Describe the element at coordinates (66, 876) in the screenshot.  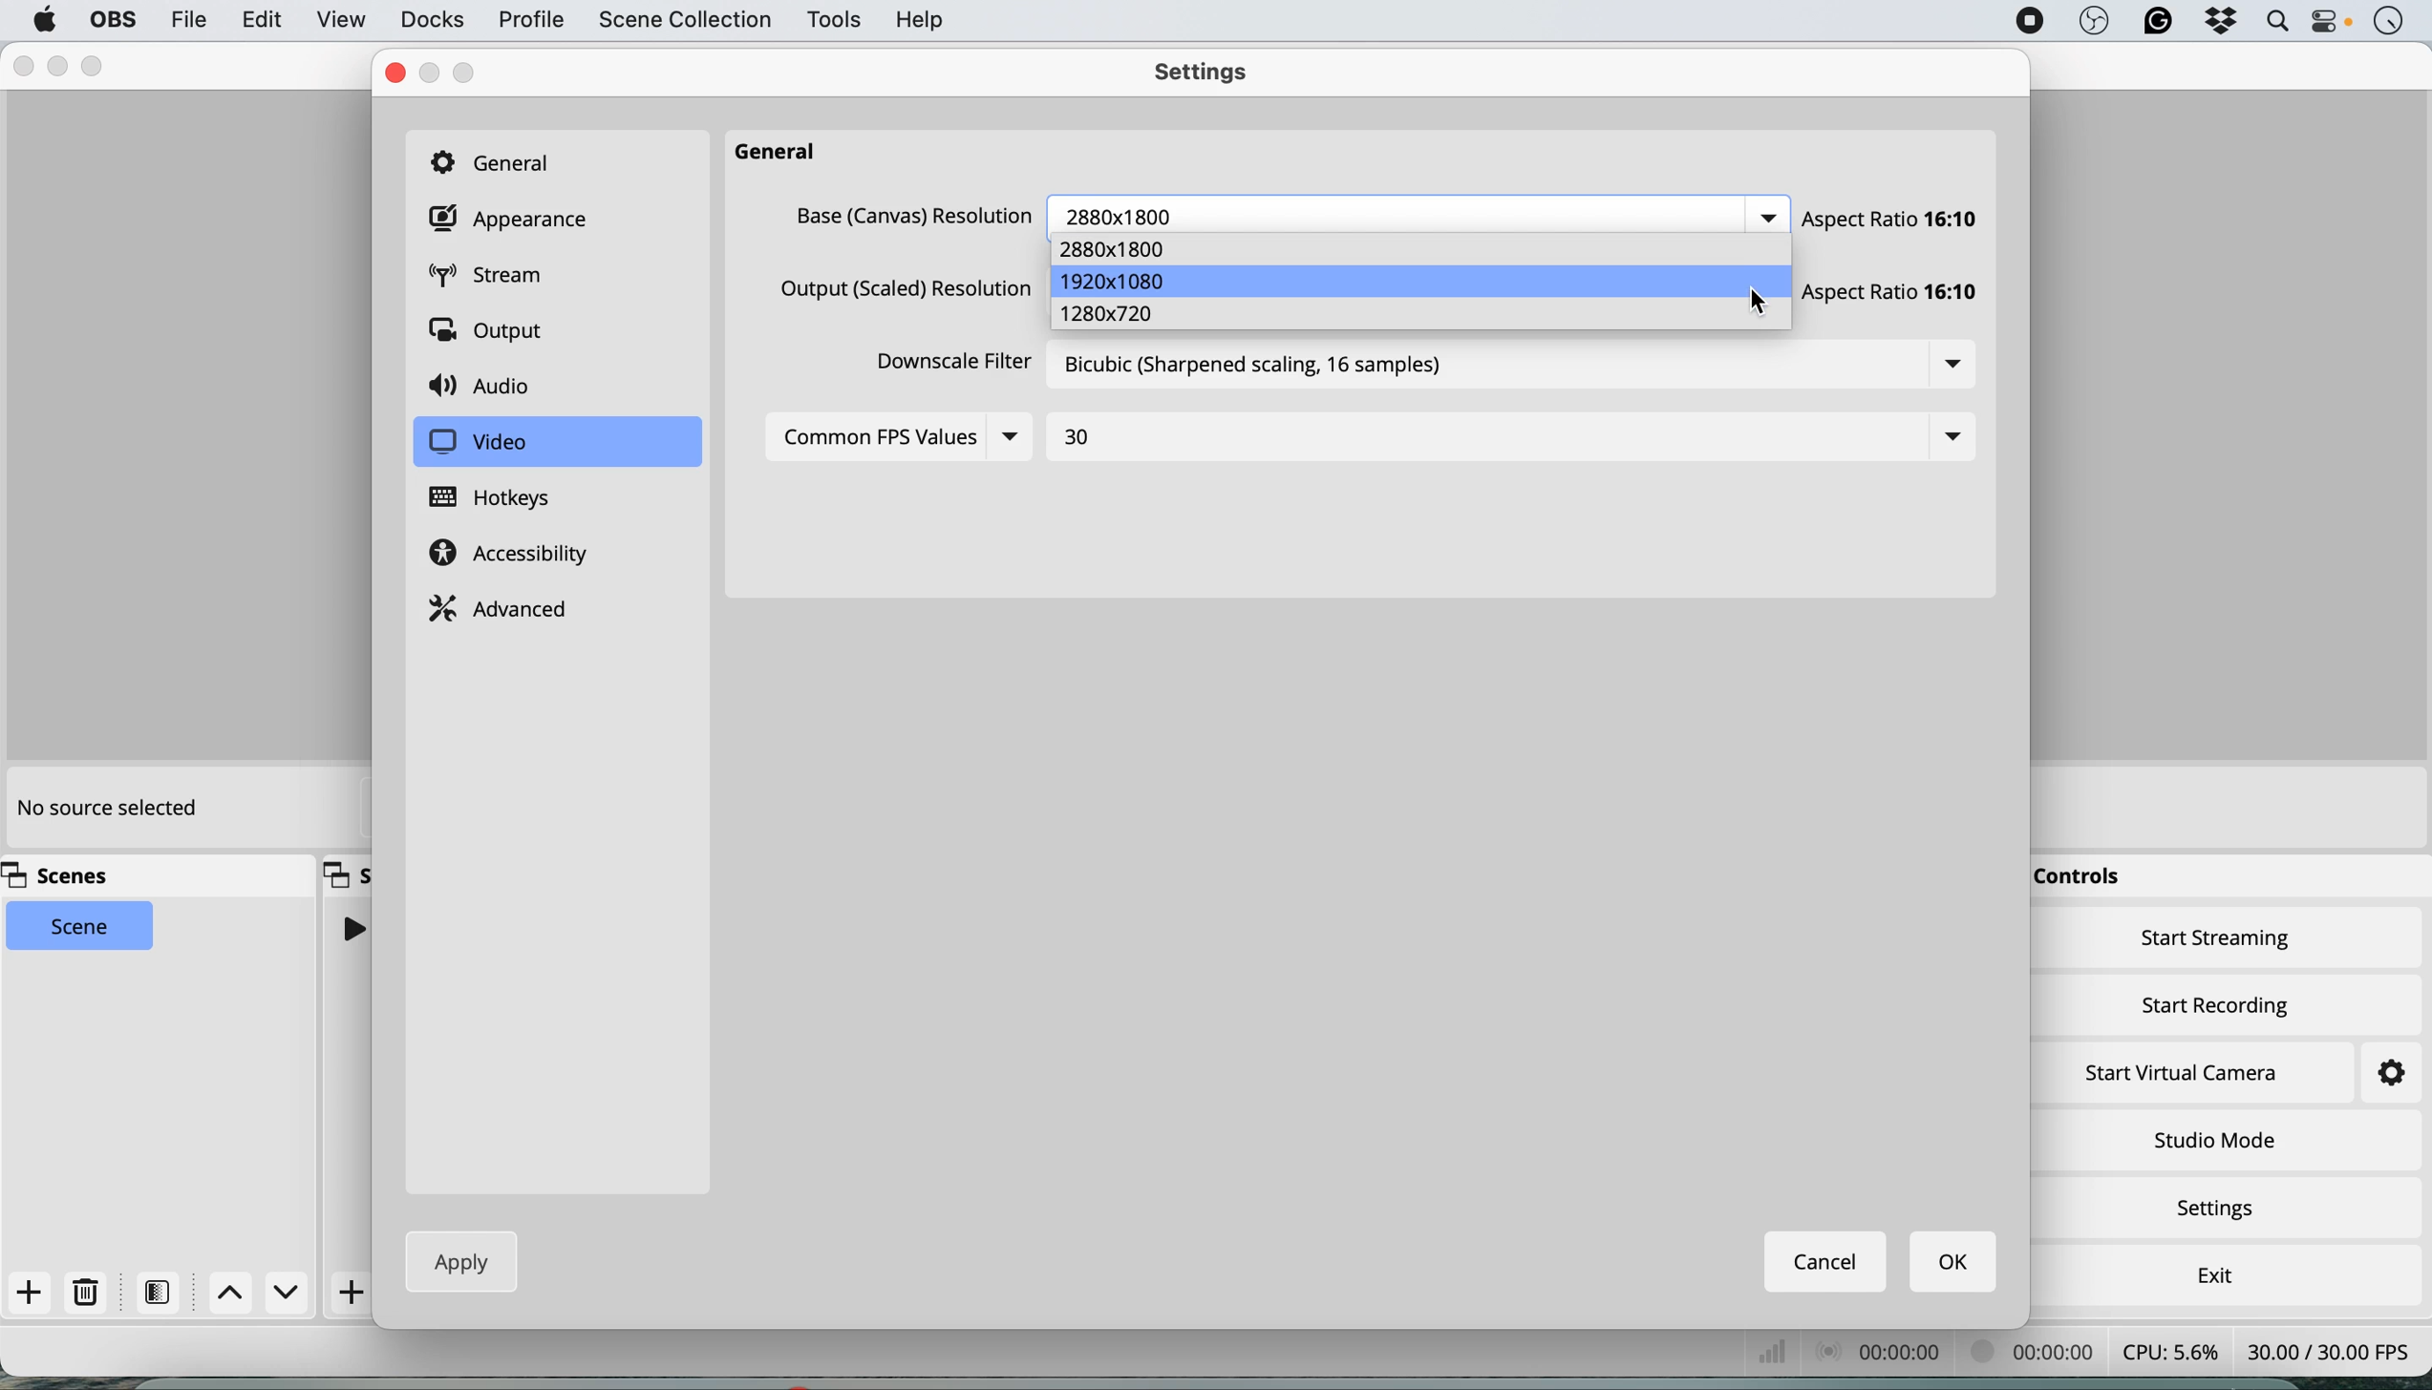
I see `scenes` at that location.